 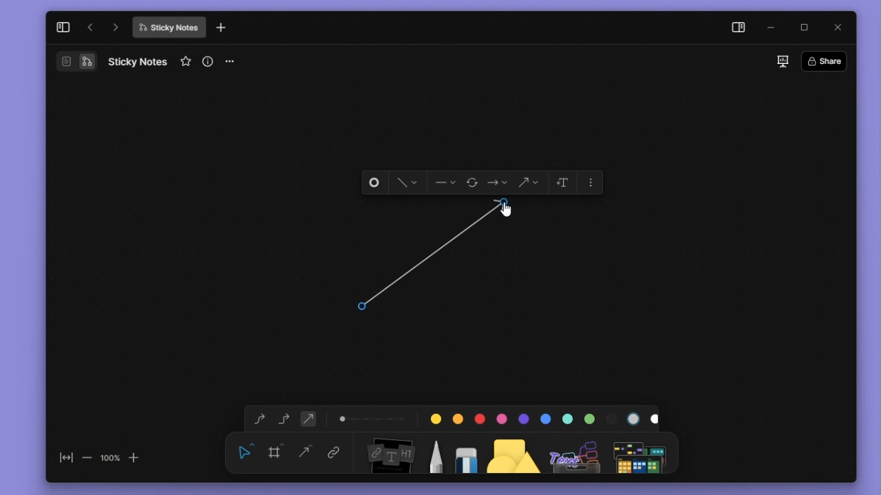 What do you see at coordinates (209, 61) in the screenshot?
I see `view info` at bounding box center [209, 61].